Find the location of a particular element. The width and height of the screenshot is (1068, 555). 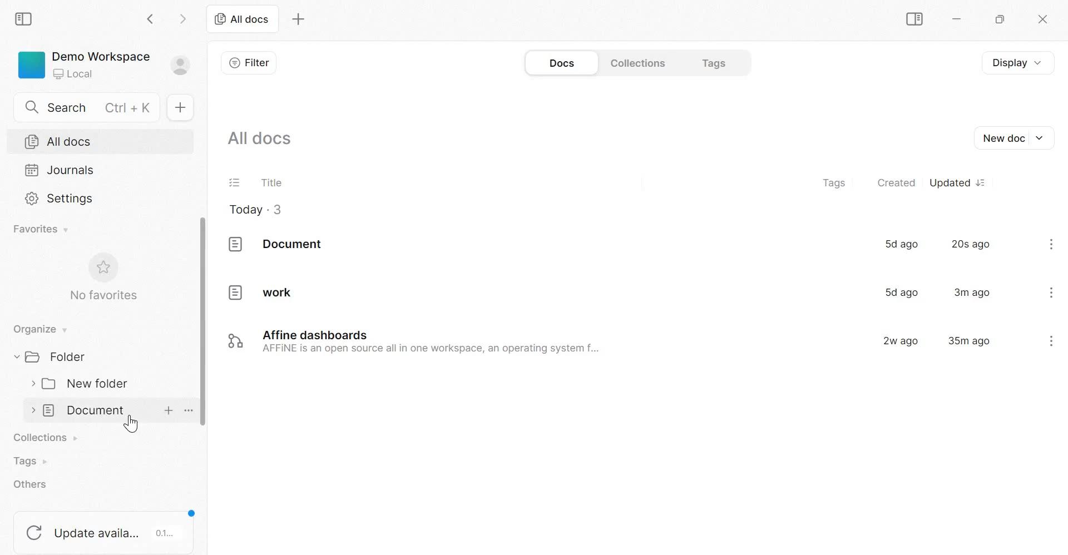

go back is located at coordinates (152, 18).